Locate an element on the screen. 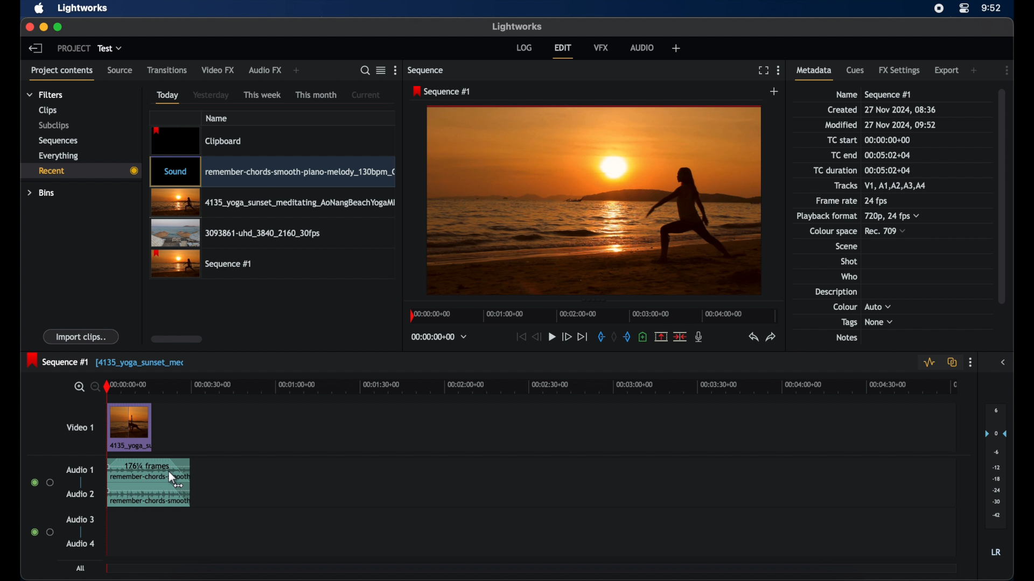  recent is located at coordinates (80, 172).